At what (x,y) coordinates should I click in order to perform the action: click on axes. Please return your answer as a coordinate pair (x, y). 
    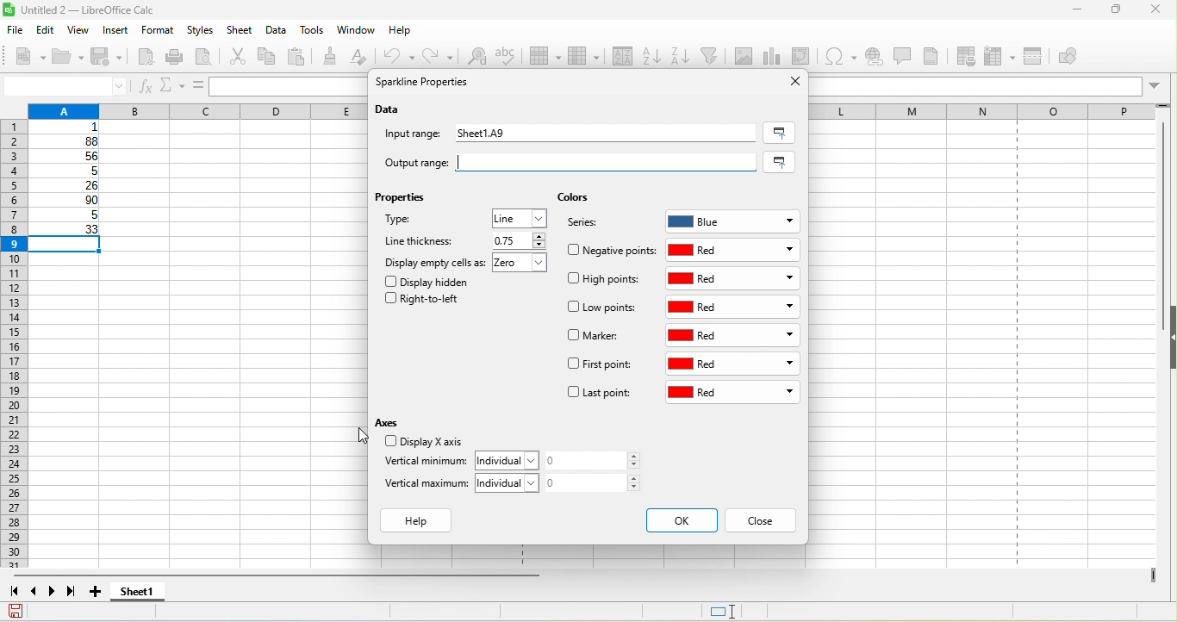
    Looking at the image, I should click on (390, 422).